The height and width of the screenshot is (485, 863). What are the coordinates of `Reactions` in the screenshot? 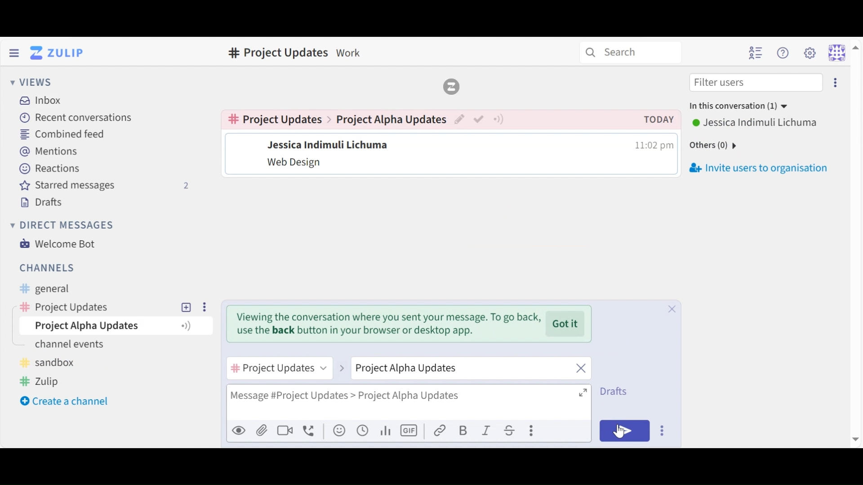 It's located at (49, 168).